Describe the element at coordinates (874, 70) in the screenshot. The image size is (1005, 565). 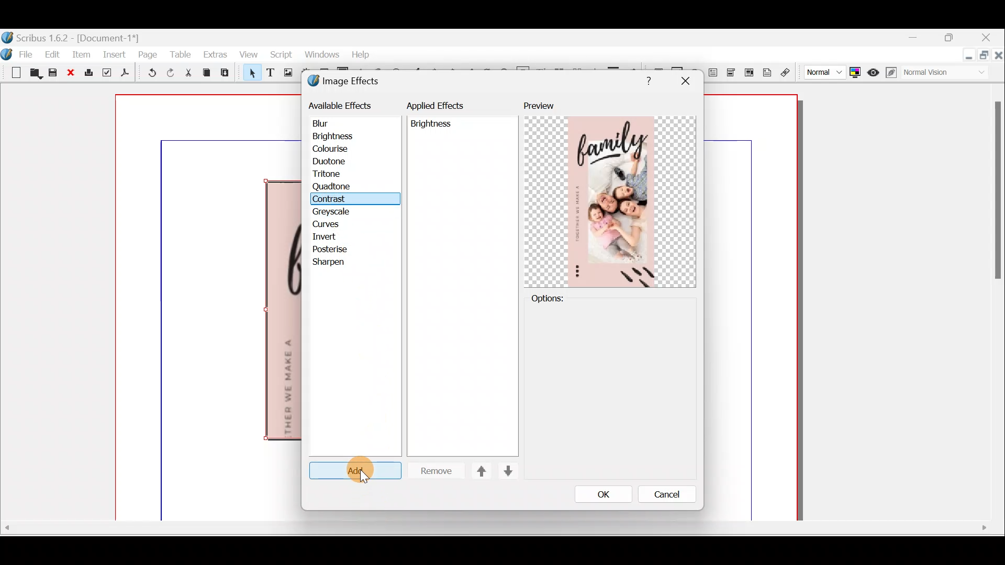
I see `Preview mode` at that location.